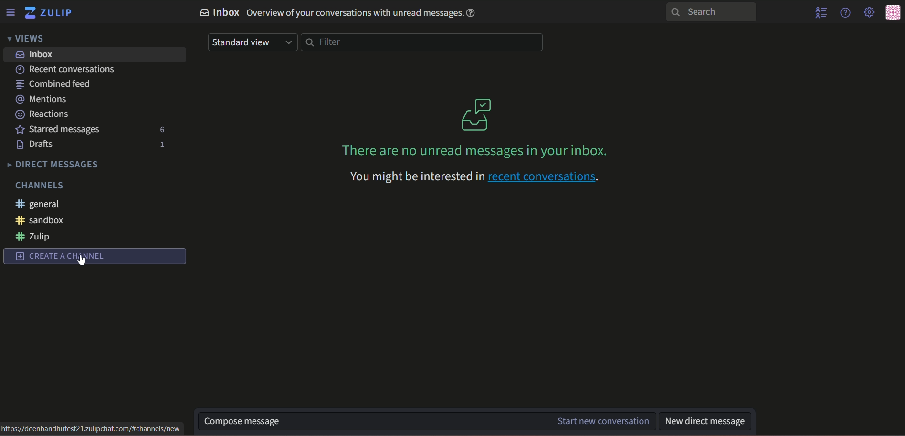 Image resolution: width=905 pixels, height=436 pixels. I want to click on search, so click(712, 13).